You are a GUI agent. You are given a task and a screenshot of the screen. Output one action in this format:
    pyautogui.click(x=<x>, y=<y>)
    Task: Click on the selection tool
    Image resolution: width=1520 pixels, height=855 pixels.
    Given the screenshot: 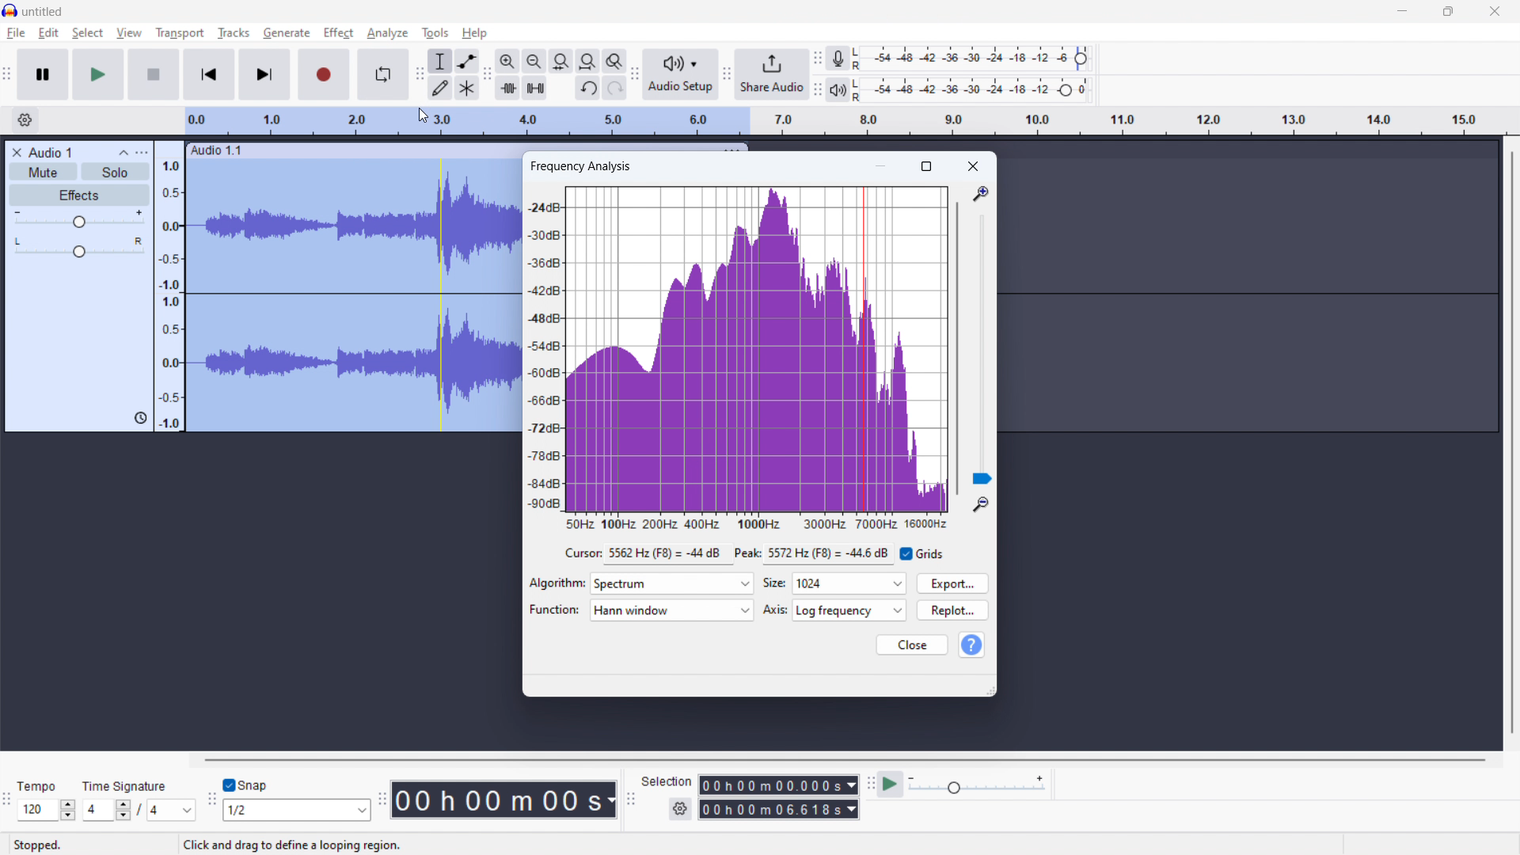 What is the action you would take?
    pyautogui.click(x=441, y=61)
    